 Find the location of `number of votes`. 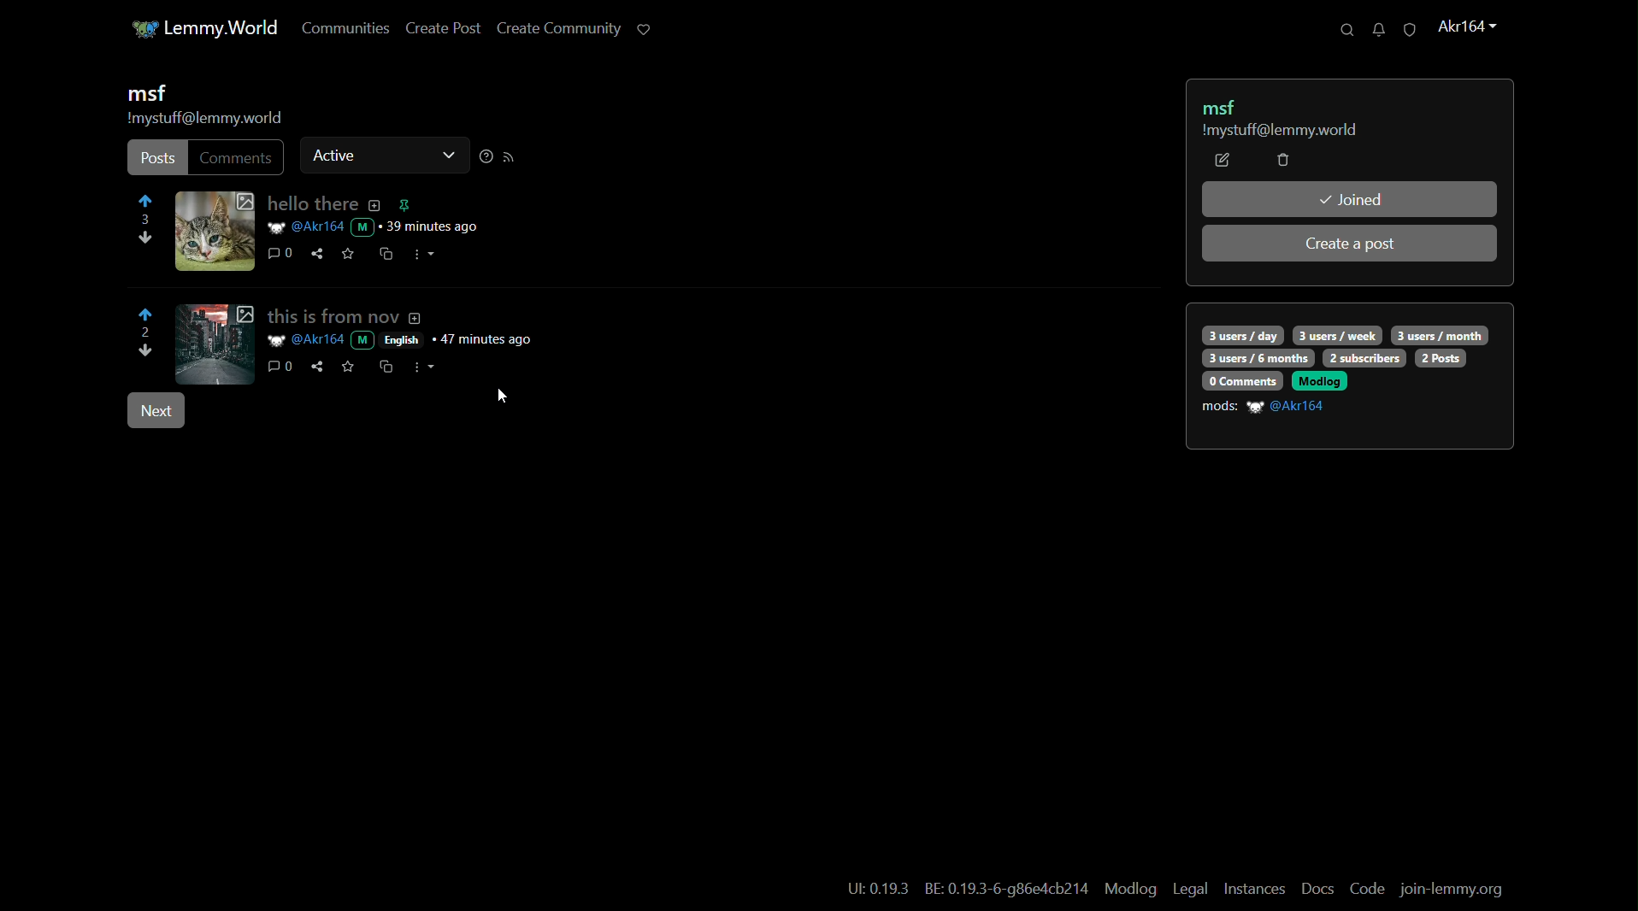

number of votes is located at coordinates (144, 333).